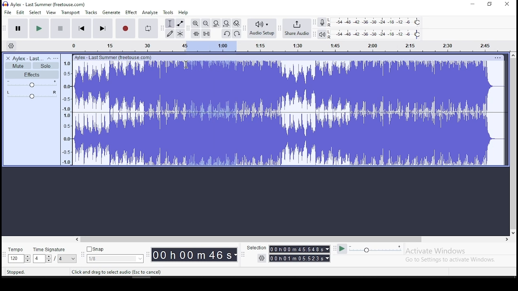 This screenshot has width=518, height=291. What do you see at coordinates (60, 28) in the screenshot?
I see `stop` at bounding box center [60, 28].